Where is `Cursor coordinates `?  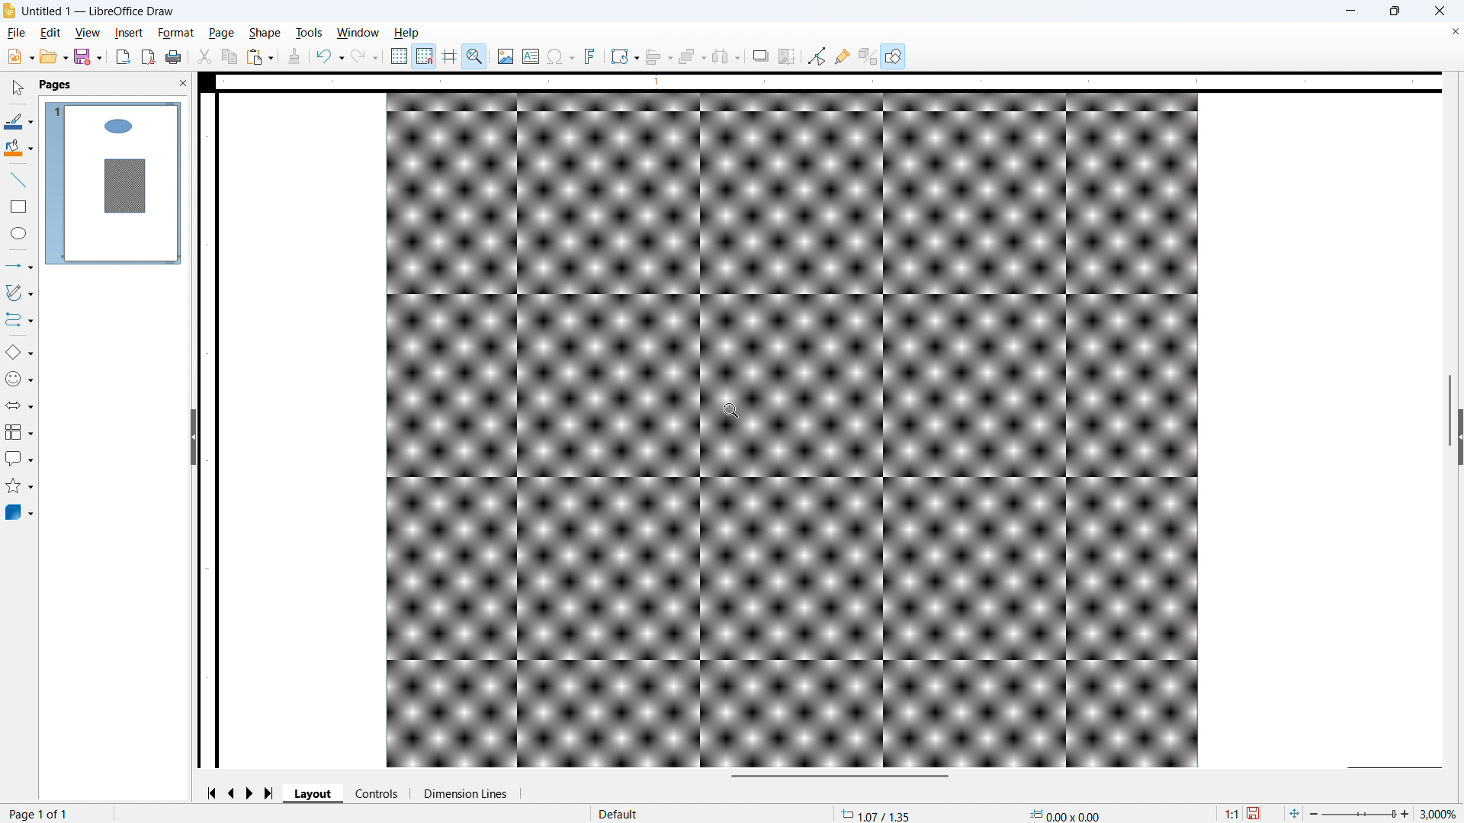 Cursor coordinates  is located at coordinates (877, 814).